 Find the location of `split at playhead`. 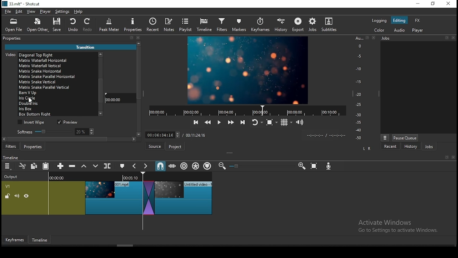

split at playhead is located at coordinates (108, 167).